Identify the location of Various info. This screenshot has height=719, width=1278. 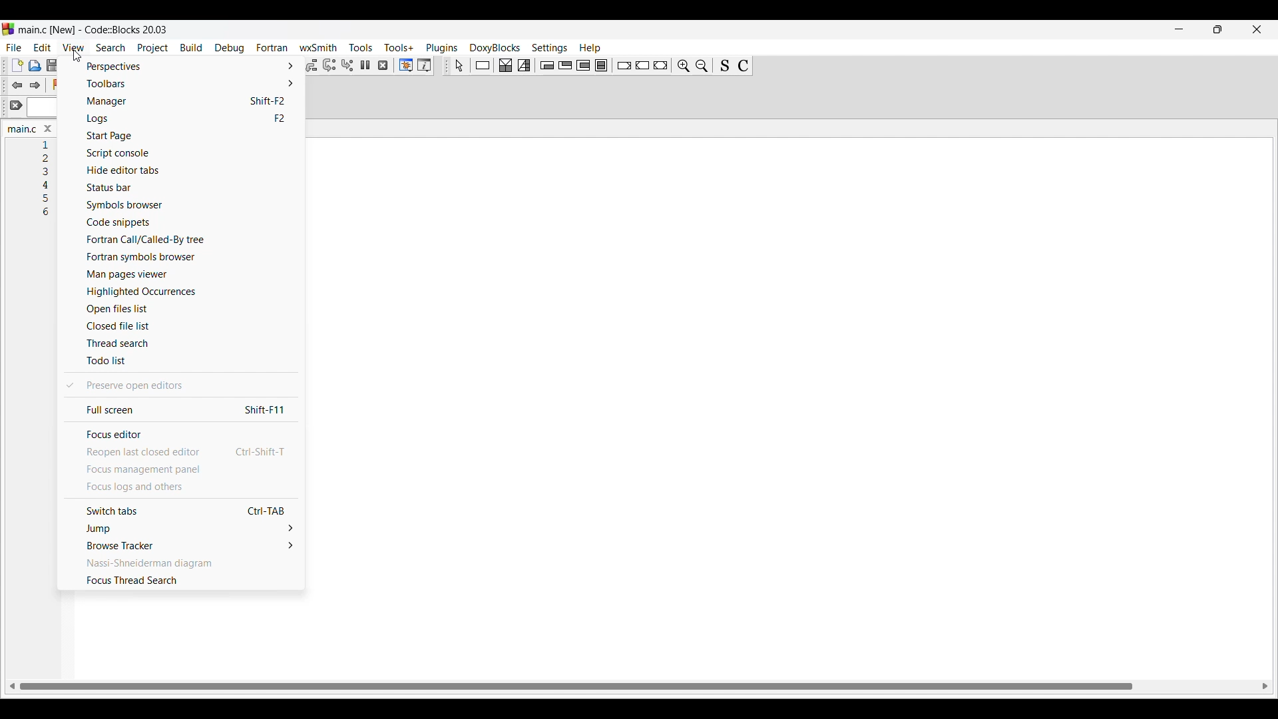
(424, 65).